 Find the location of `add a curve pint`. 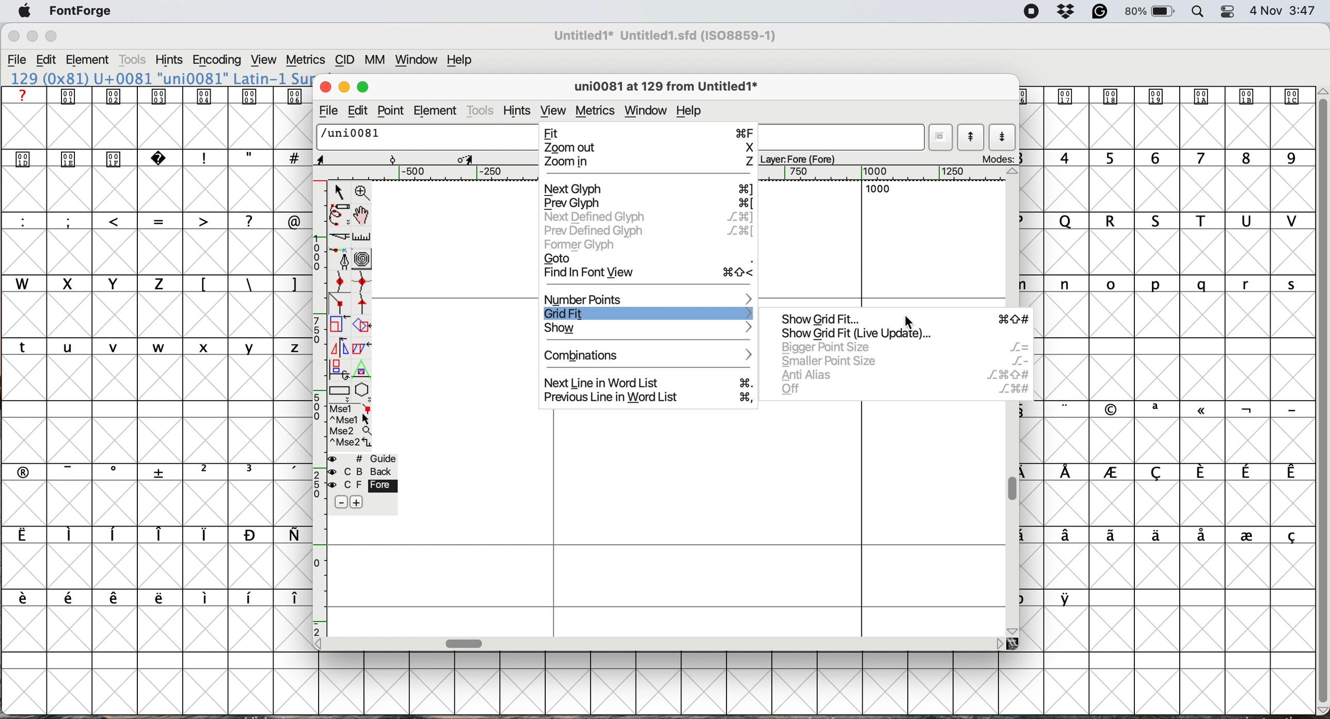

add a curve pint is located at coordinates (339, 283).